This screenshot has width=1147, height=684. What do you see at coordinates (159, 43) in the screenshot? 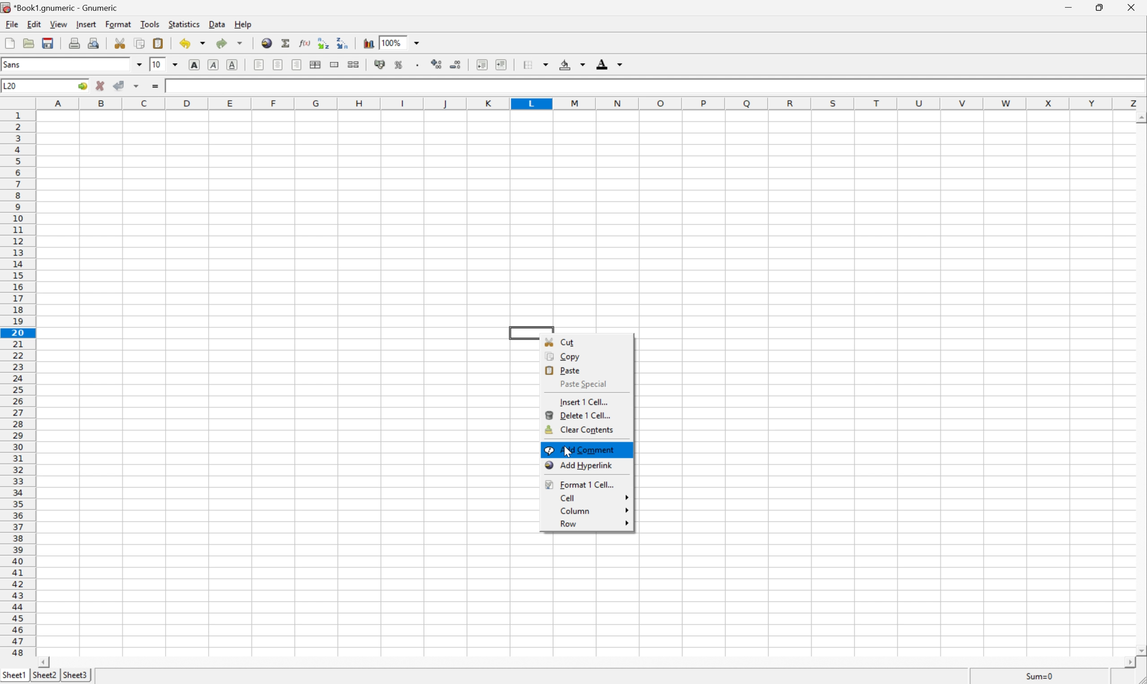
I see `Paste clipboard` at bounding box center [159, 43].